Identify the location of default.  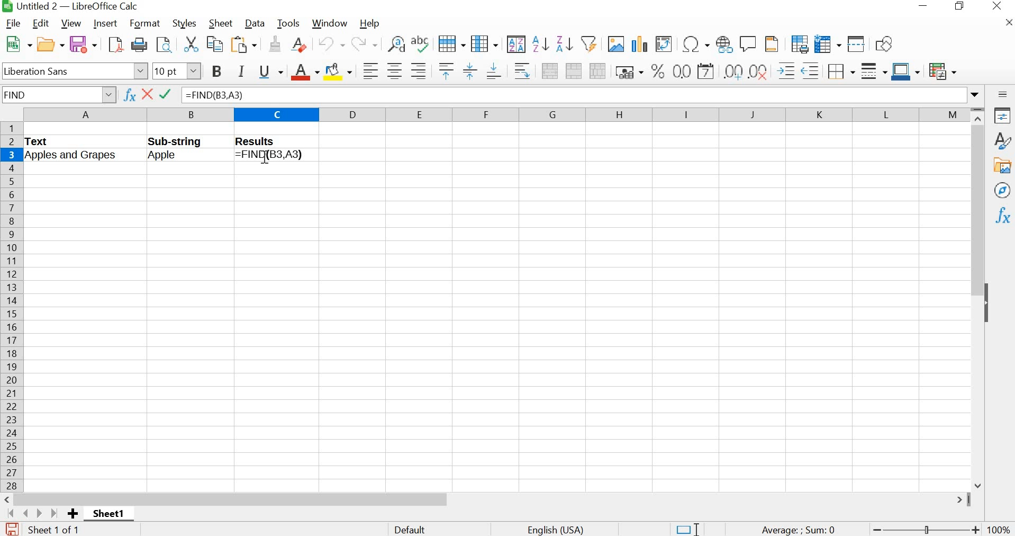
(413, 529).